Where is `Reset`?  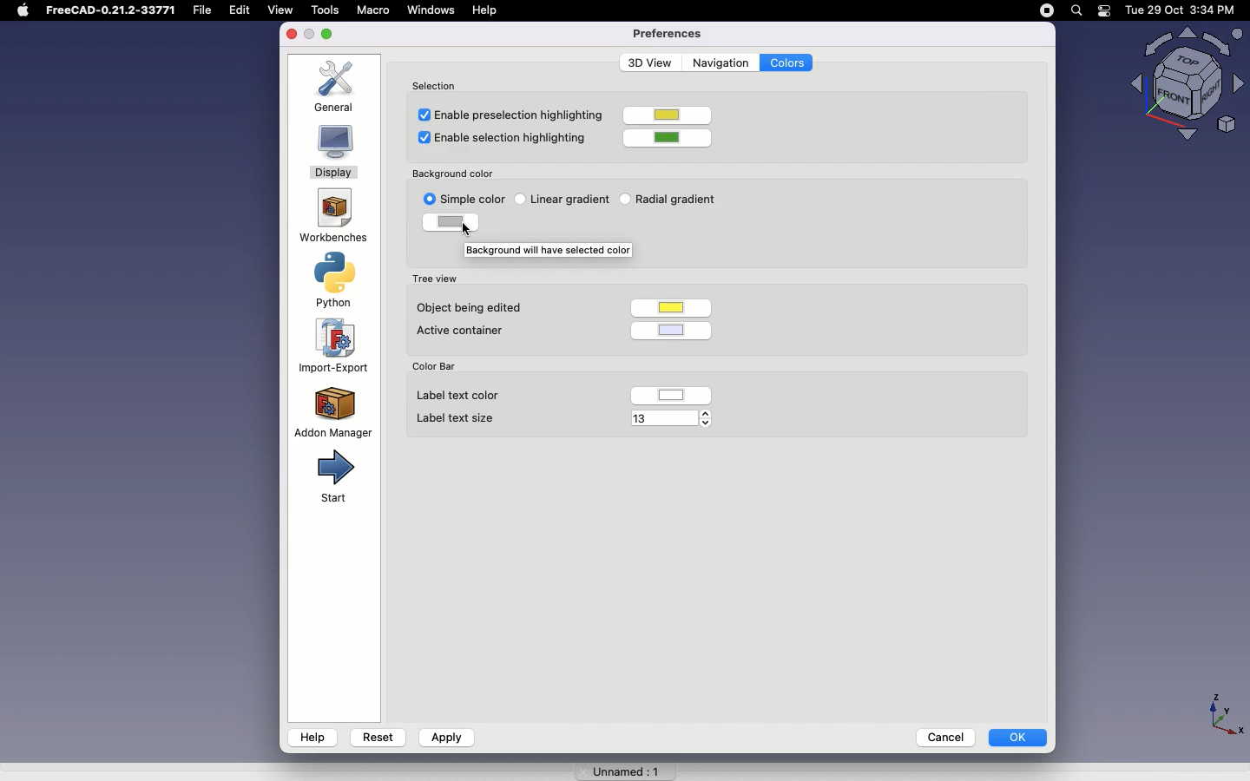
Reset is located at coordinates (378, 735).